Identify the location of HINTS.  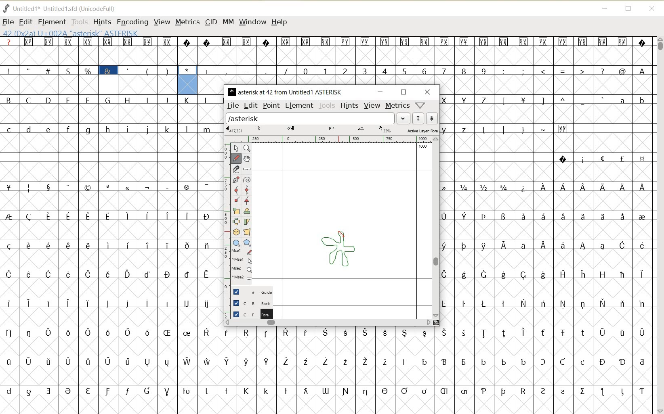
(350, 106).